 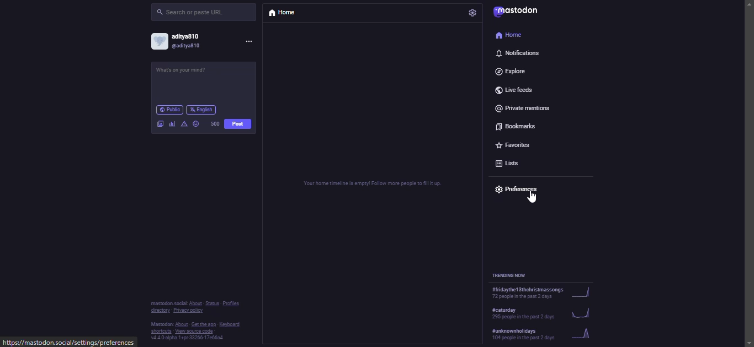 What do you see at coordinates (215, 123) in the screenshot?
I see `500` at bounding box center [215, 123].